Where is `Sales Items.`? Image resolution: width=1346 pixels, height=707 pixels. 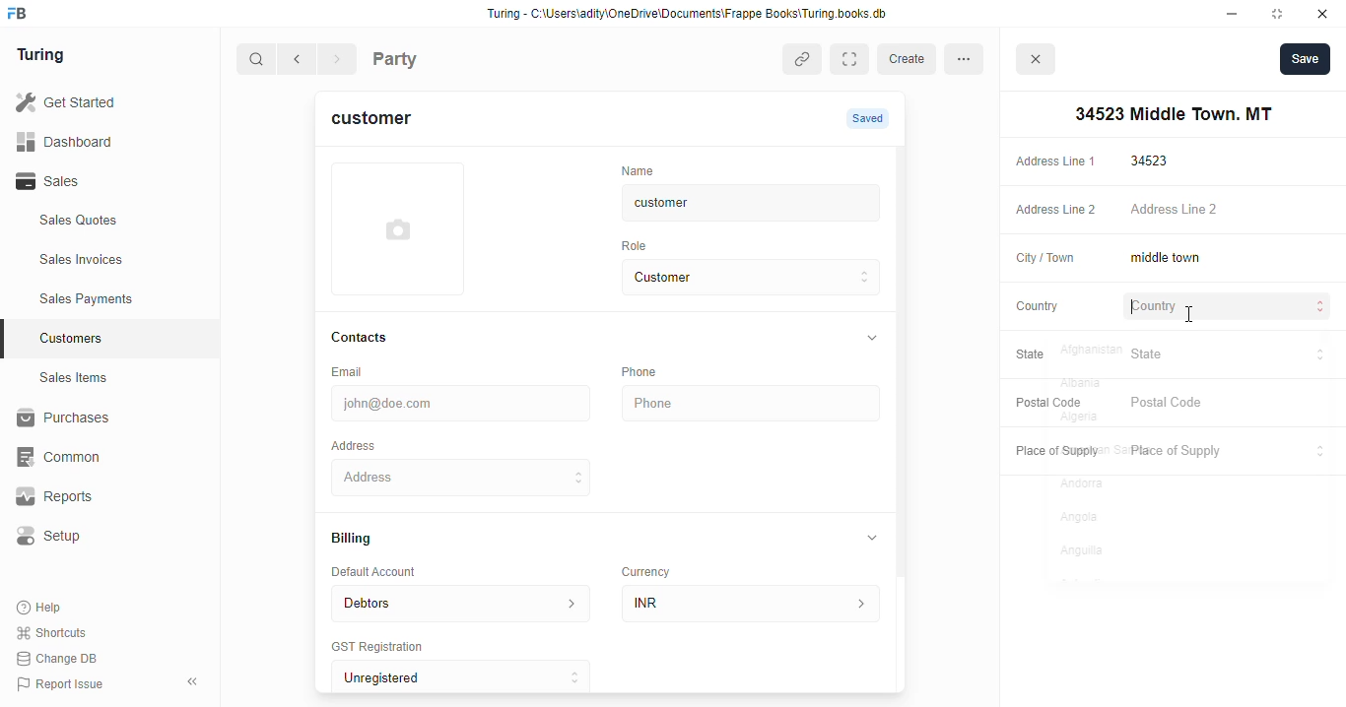 Sales Items. is located at coordinates (109, 378).